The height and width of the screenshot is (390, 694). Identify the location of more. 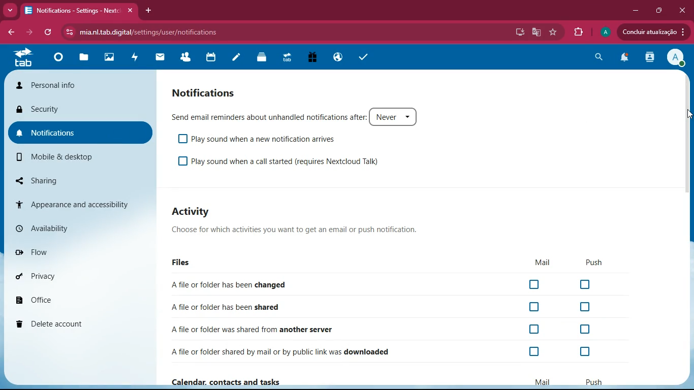
(10, 10).